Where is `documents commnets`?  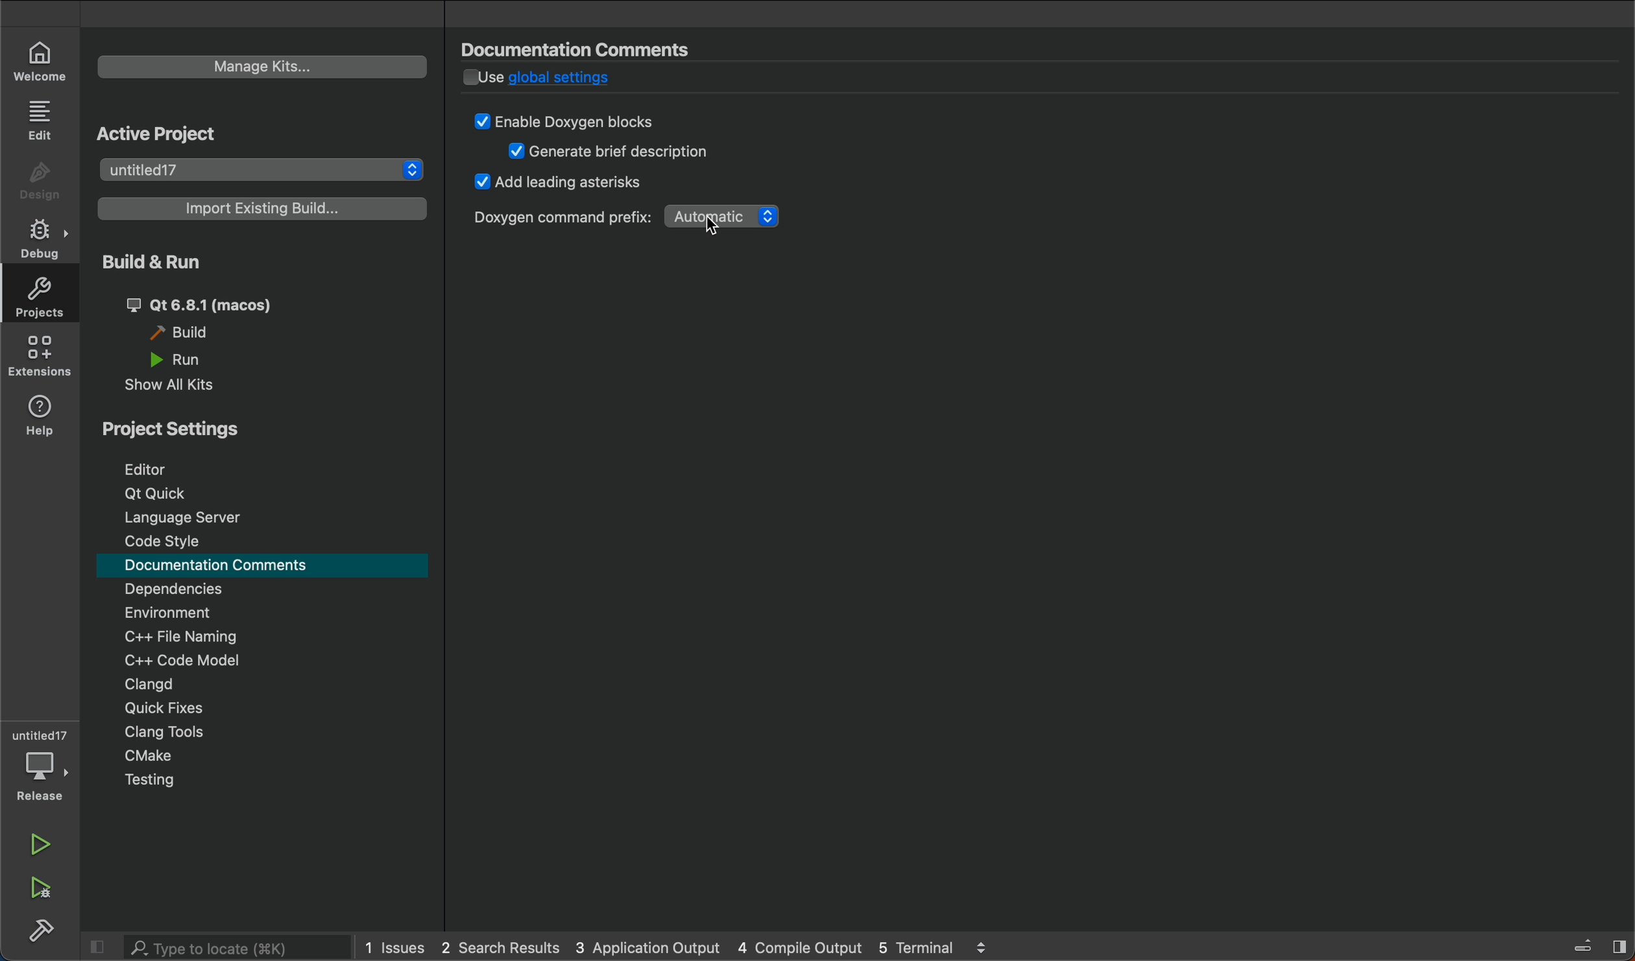
documents commnets is located at coordinates (588, 49).